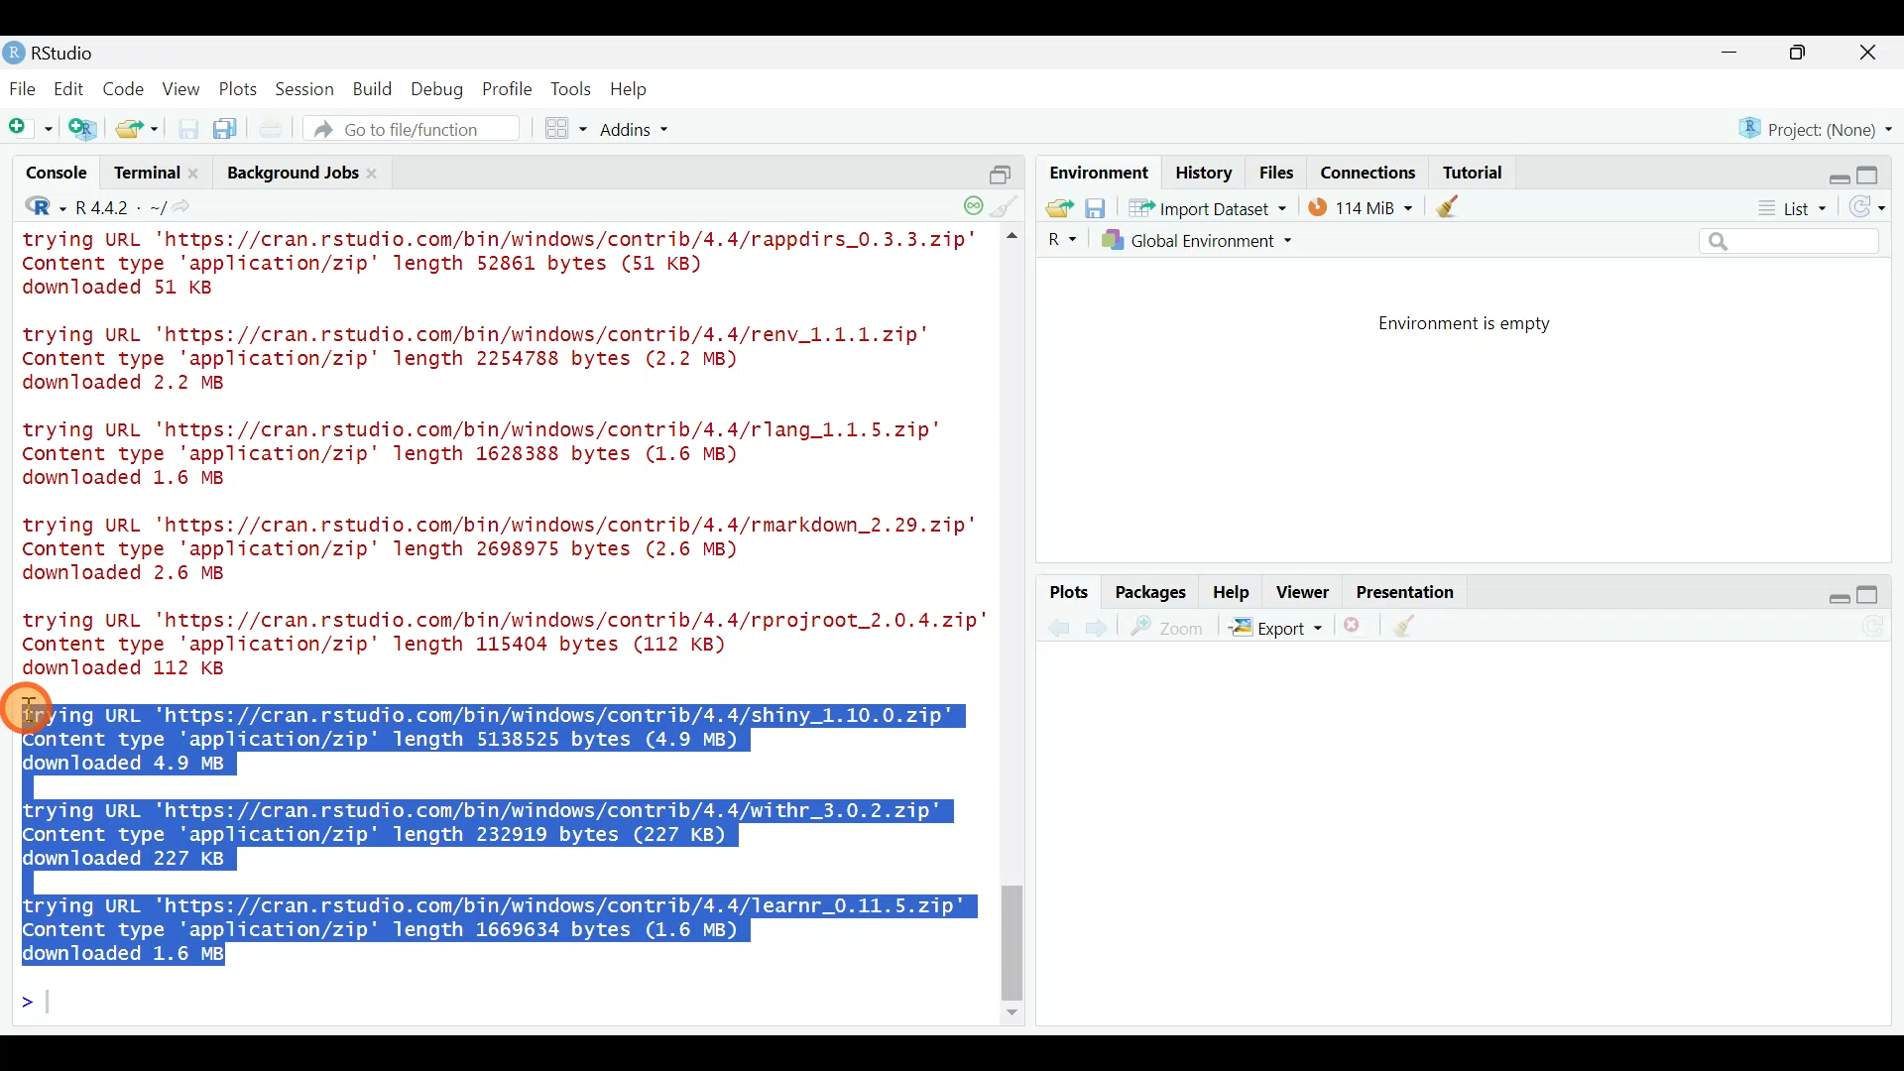  Describe the element at coordinates (273, 129) in the screenshot. I see `Print the current file` at that location.